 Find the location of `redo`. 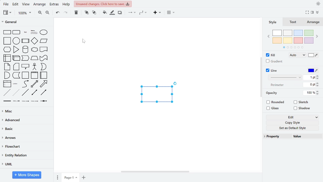

redo is located at coordinates (65, 13).